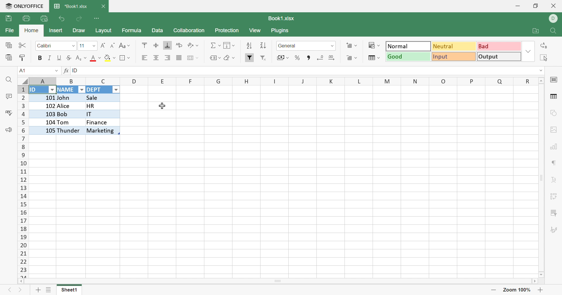 The width and height of the screenshot is (562, 295). I want to click on Layout, so click(106, 31).